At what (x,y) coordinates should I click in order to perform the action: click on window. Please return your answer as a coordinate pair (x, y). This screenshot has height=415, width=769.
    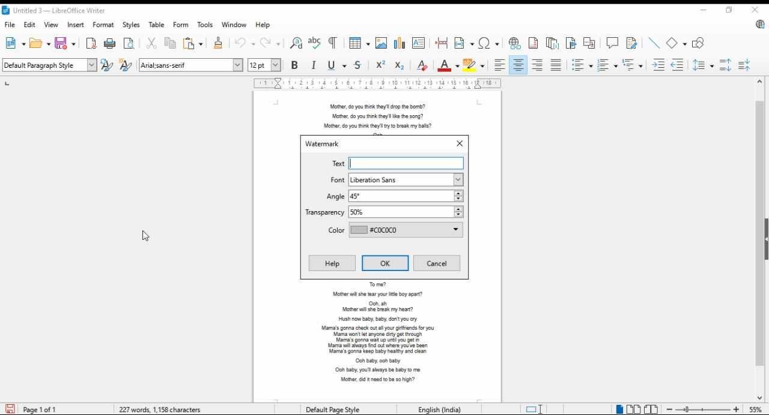
    Looking at the image, I should click on (234, 25).